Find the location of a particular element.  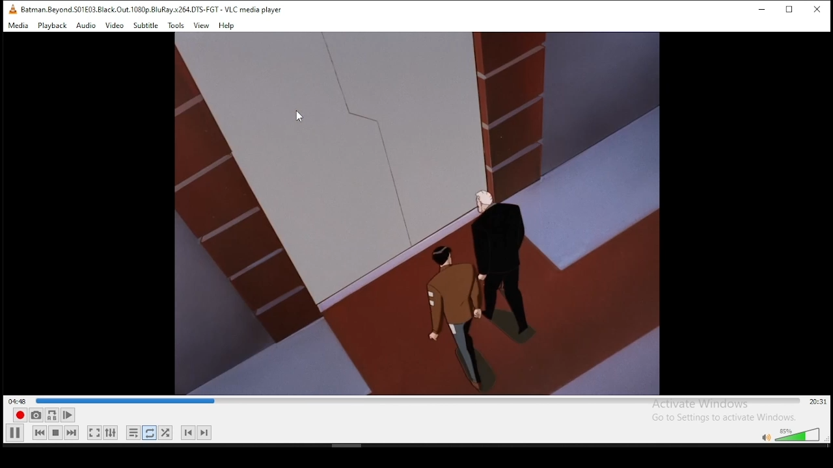

rewind is located at coordinates (40, 434).